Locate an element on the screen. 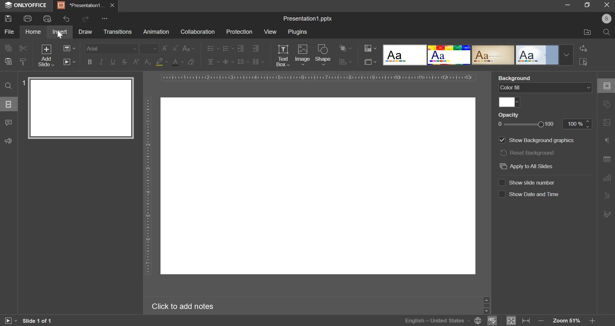 This screenshot has height=326, width=615. reset background is located at coordinates (527, 152).